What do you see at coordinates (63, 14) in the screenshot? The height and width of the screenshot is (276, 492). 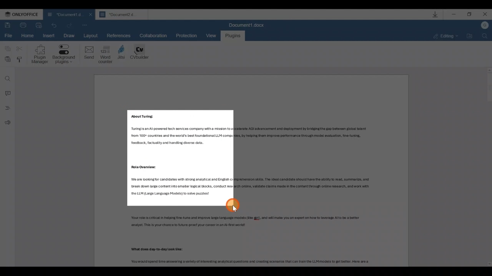 I see `Document1 d.` at bounding box center [63, 14].